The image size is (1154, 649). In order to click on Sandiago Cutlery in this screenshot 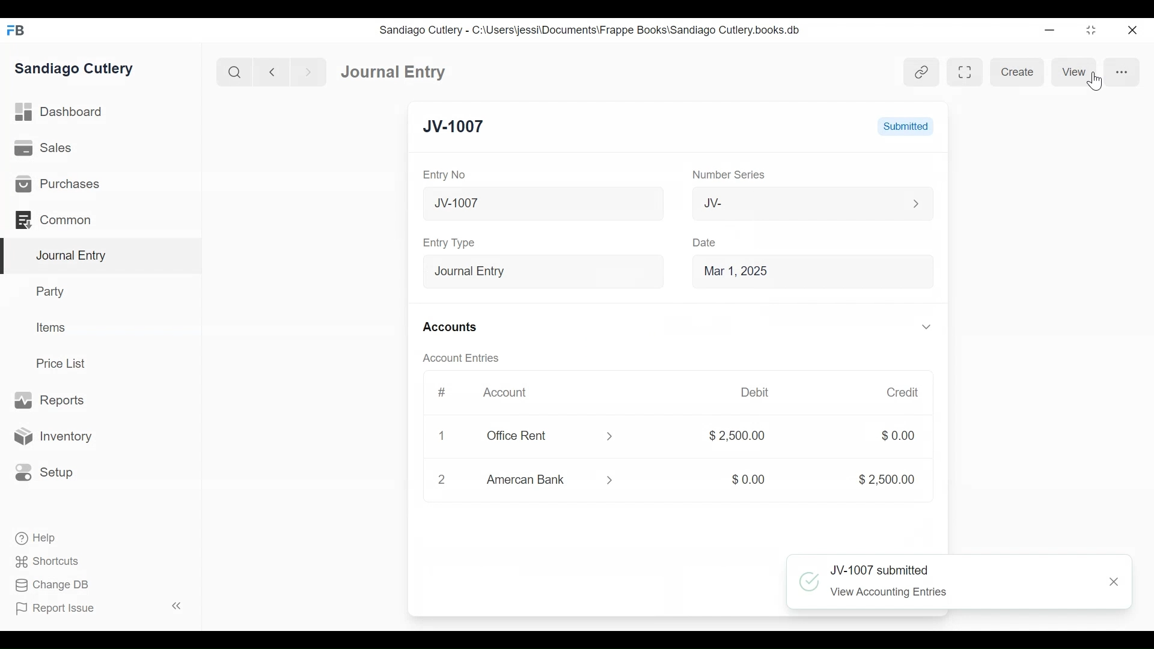, I will do `click(81, 70)`.